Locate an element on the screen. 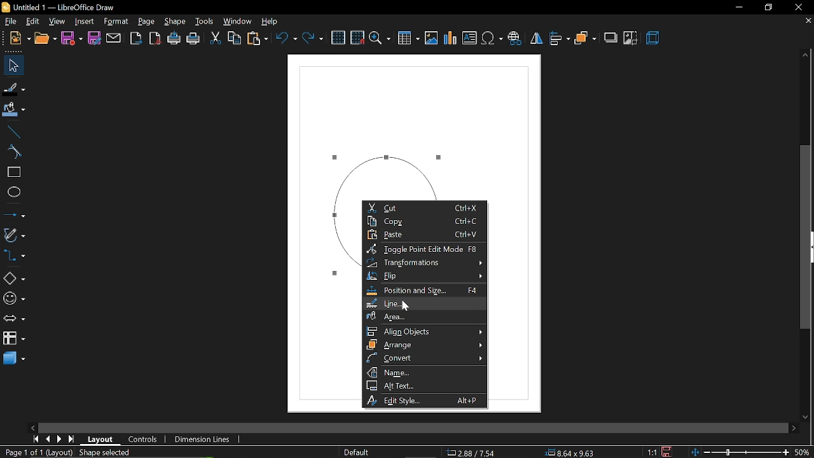 Image resolution: width=814 pixels, height=458 pixels. shadow is located at coordinates (611, 38).